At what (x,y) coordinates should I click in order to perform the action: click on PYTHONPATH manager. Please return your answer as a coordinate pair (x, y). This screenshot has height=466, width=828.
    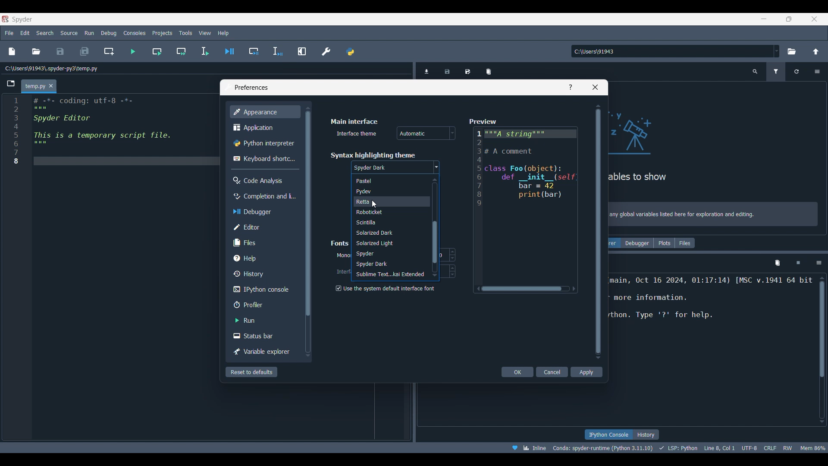
    Looking at the image, I should click on (350, 51).